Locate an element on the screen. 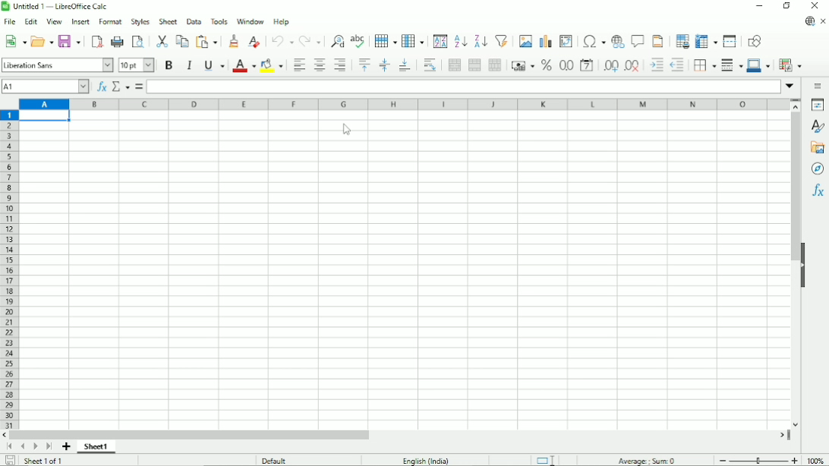  Italic is located at coordinates (189, 65).